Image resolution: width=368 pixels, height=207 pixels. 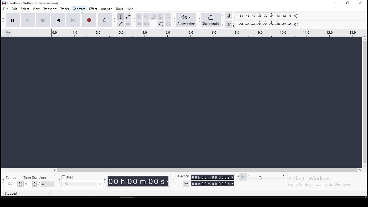 What do you see at coordinates (121, 16) in the screenshot?
I see `selection tool` at bounding box center [121, 16].